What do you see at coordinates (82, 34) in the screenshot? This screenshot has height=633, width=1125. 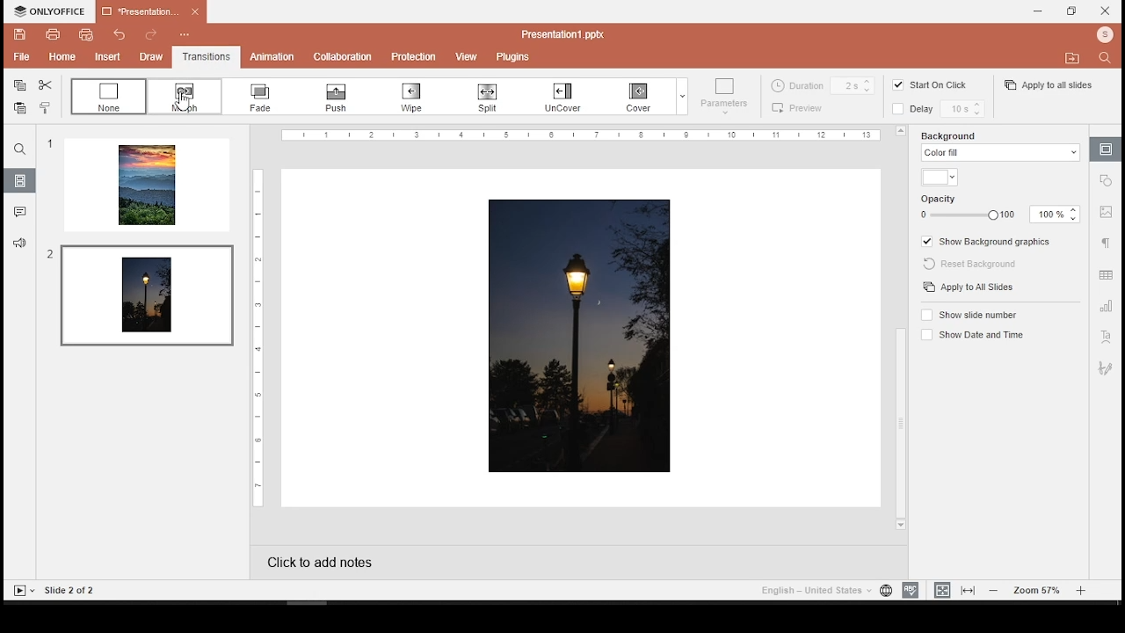 I see `quick print` at bounding box center [82, 34].